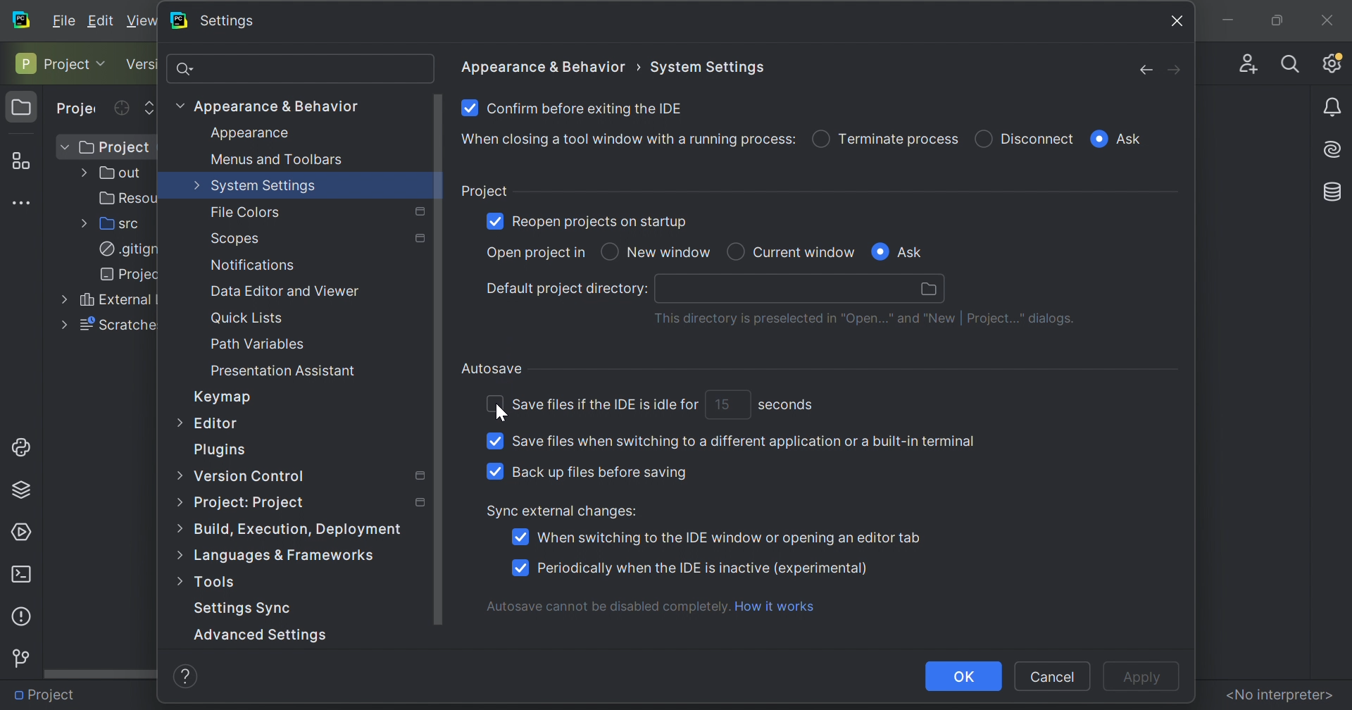  Describe the element at coordinates (607, 405) in the screenshot. I see `Save files if the IDE is idle for` at that location.